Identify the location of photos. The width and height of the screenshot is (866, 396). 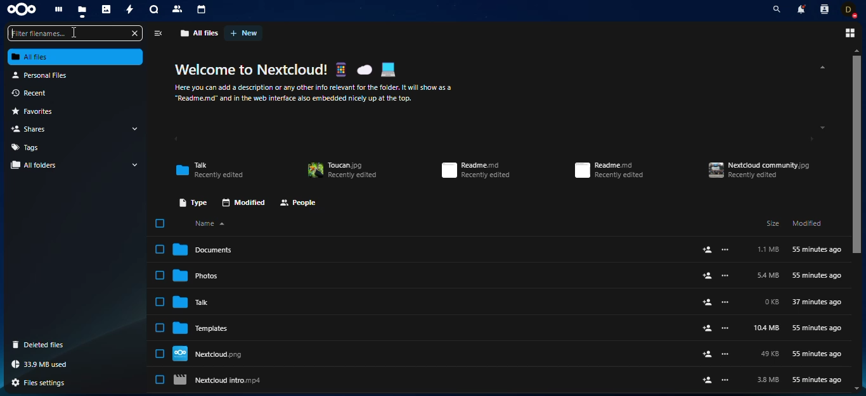
(107, 11).